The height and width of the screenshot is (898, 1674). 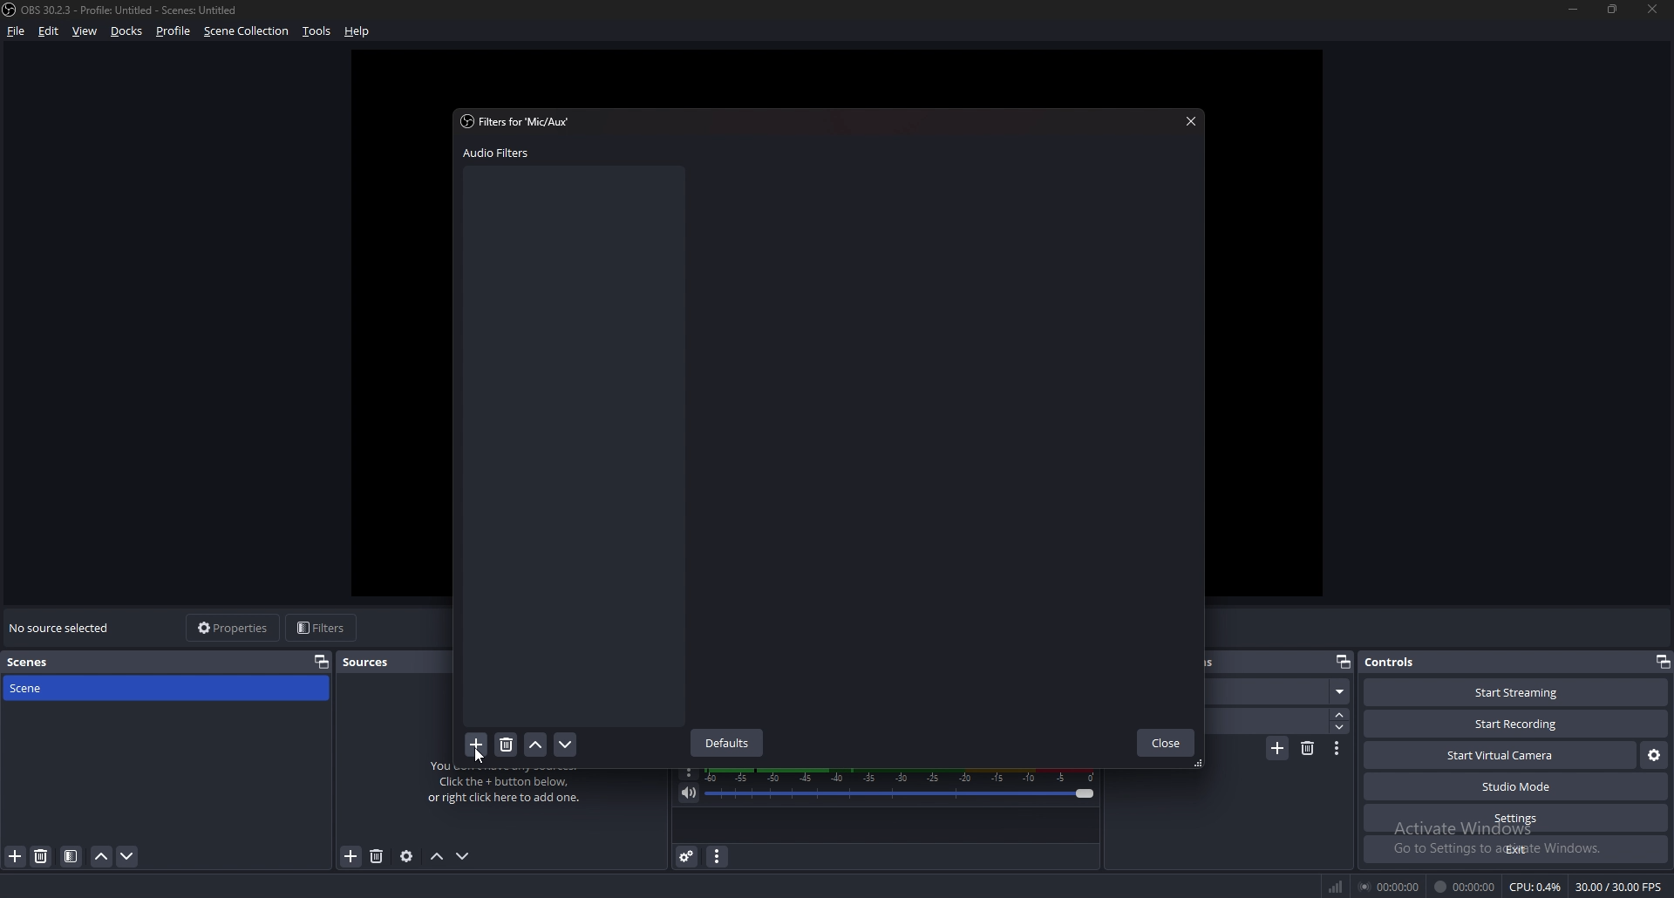 I want to click on advanced audio properties, so click(x=687, y=856).